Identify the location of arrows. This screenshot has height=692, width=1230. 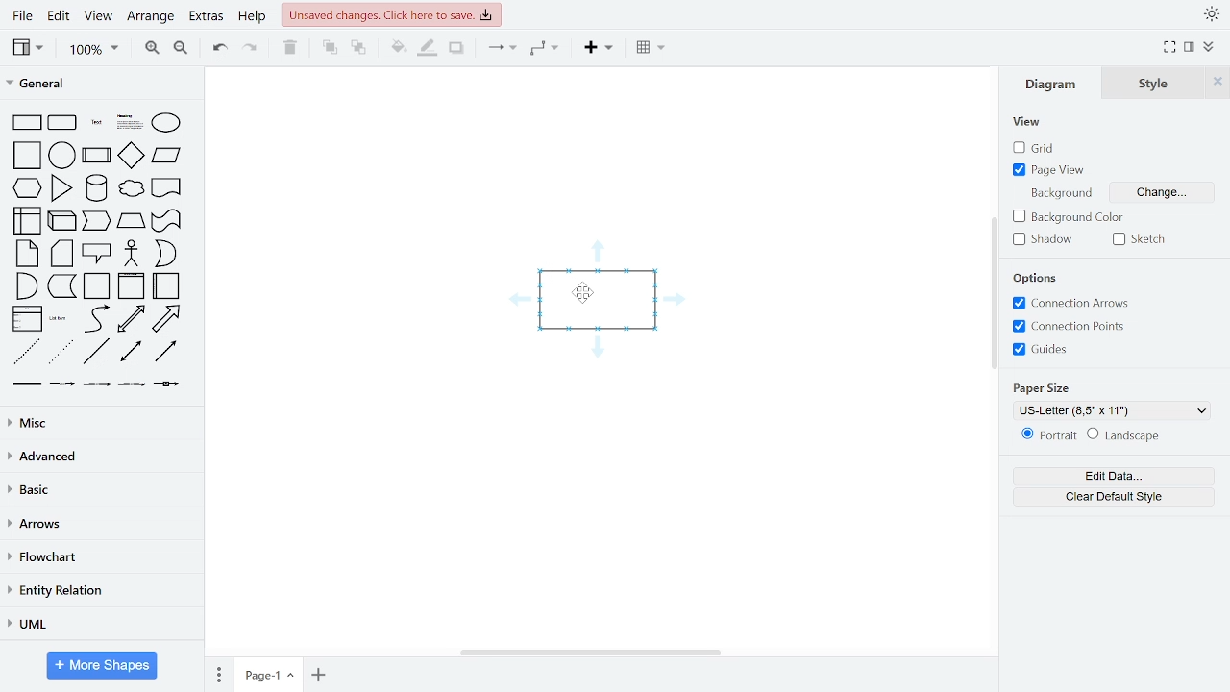
(101, 528).